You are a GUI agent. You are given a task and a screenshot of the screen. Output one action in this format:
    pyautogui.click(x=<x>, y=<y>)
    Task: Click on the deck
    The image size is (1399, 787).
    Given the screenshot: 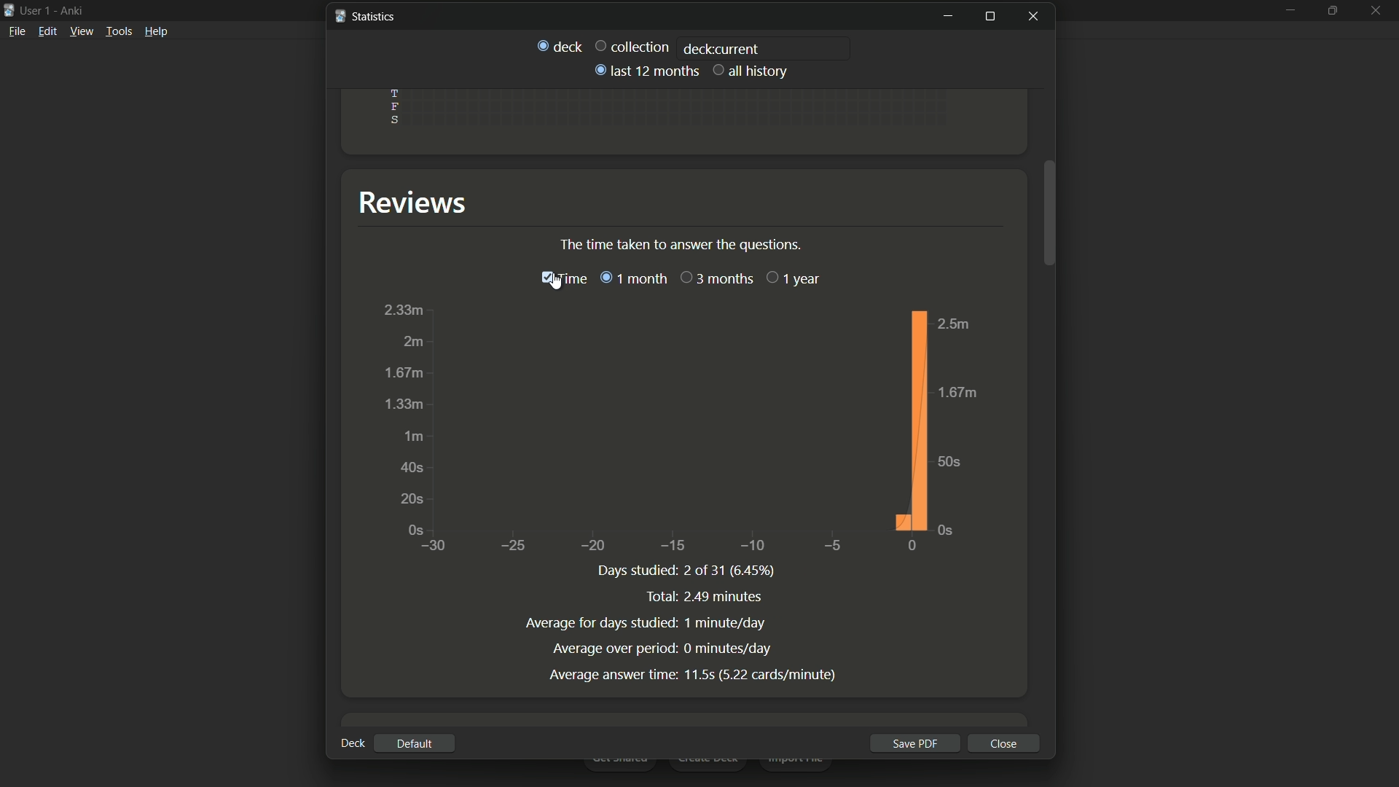 What is the action you would take?
    pyautogui.click(x=559, y=44)
    